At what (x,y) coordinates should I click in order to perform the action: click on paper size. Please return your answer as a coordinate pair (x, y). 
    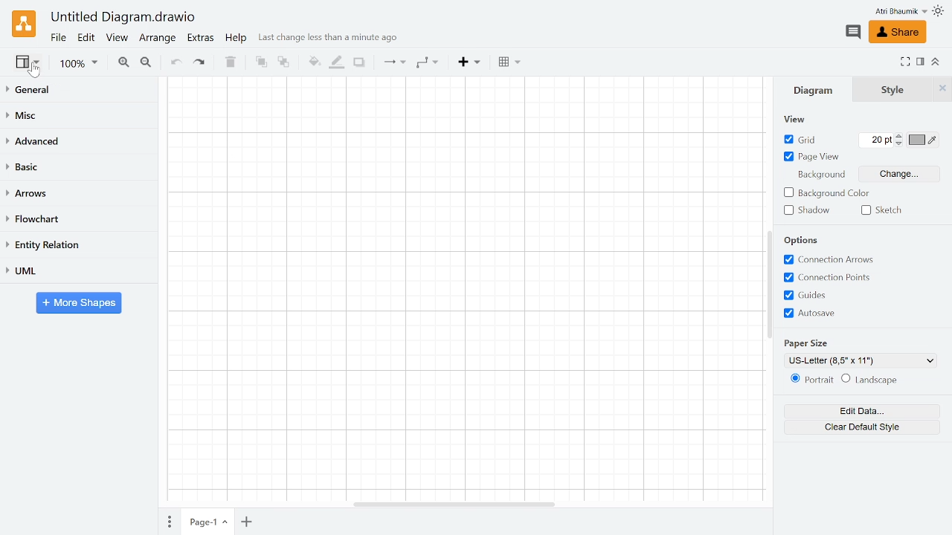
    Looking at the image, I should click on (823, 340).